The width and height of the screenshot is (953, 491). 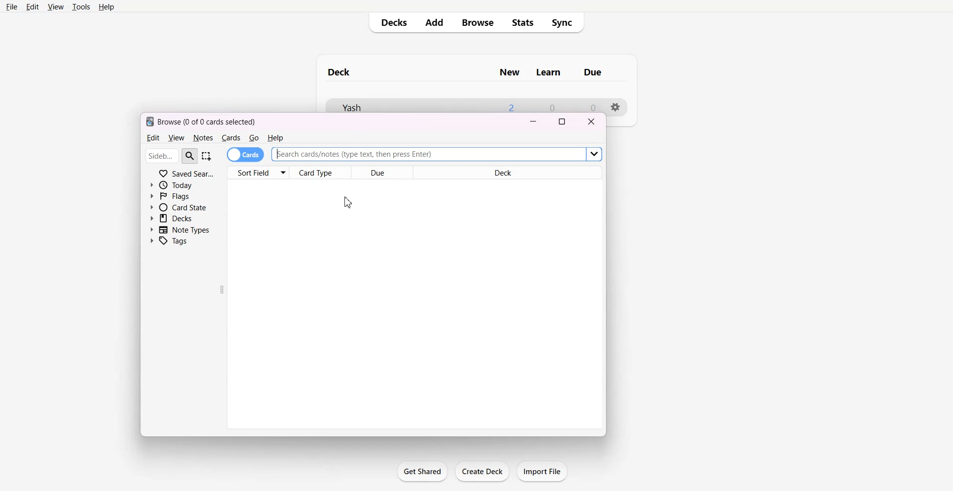 What do you see at coordinates (482, 471) in the screenshot?
I see `Crate Deck` at bounding box center [482, 471].